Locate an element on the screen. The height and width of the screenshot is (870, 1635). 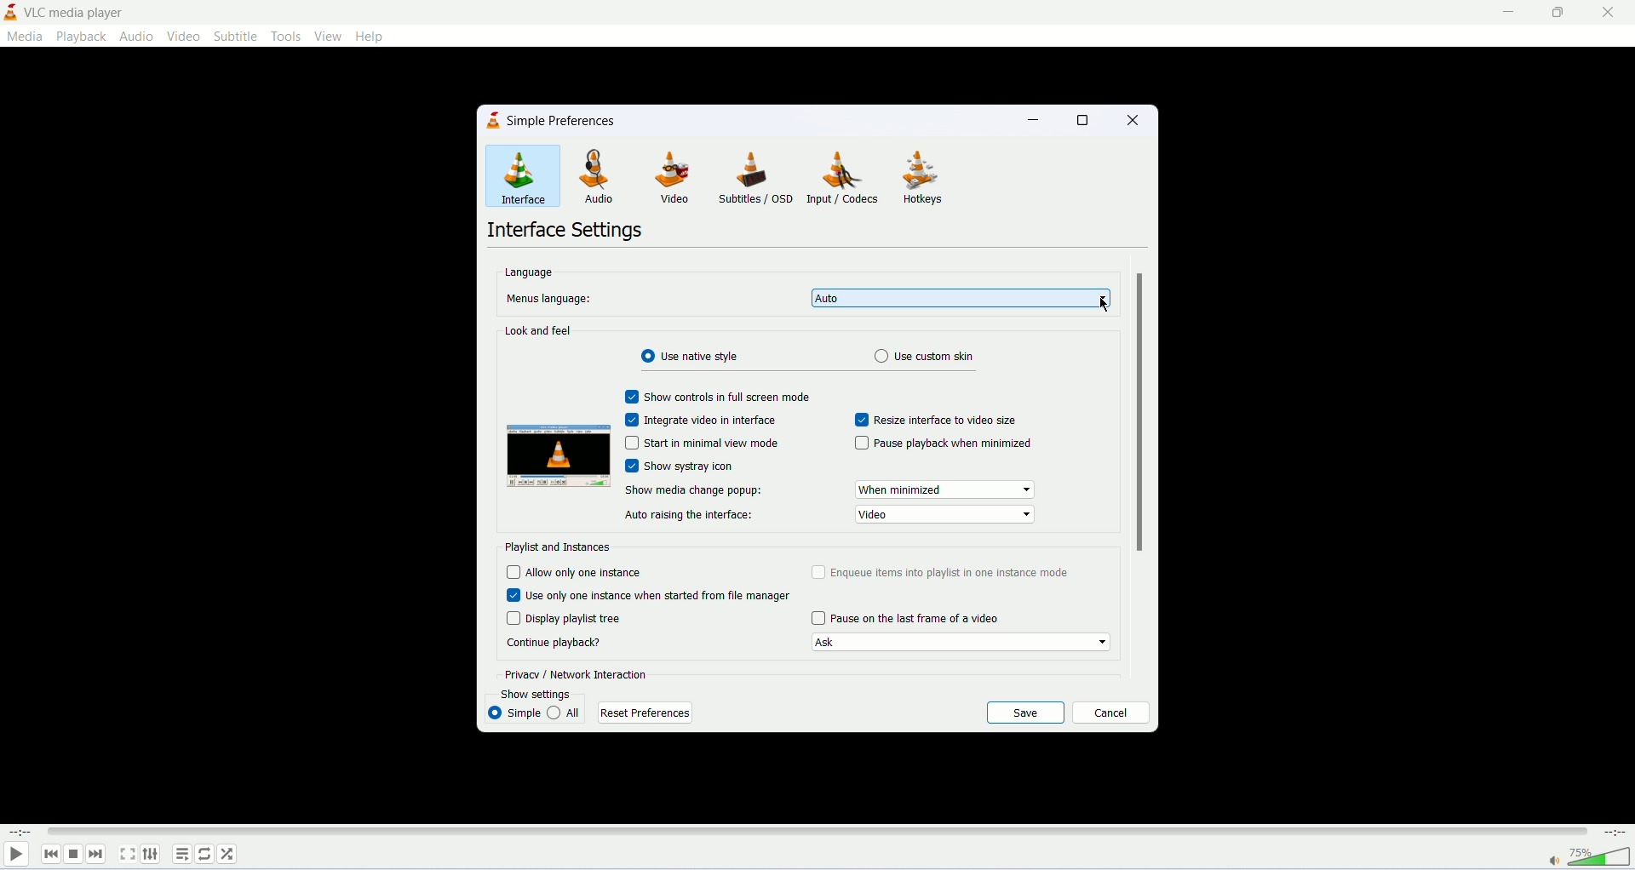
use only one instance when started from file manager is located at coordinates (652, 594).